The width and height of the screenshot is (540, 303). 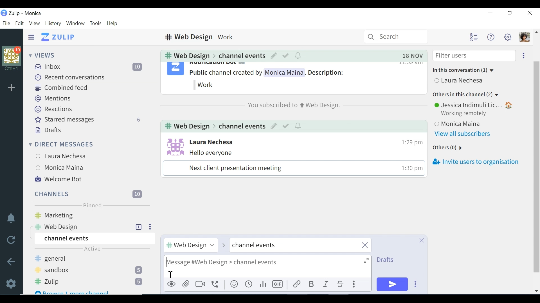 What do you see at coordinates (241, 55) in the screenshot?
I see `Channel events` at bounding box center [241, 55].